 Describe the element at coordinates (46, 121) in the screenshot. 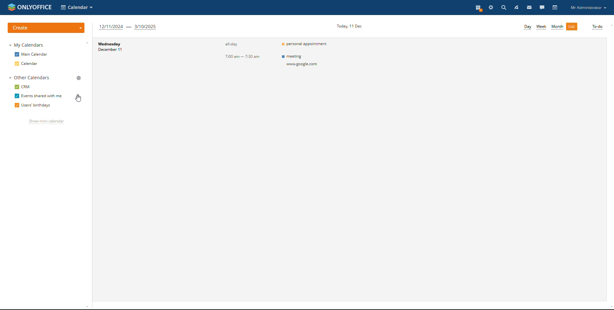

I see `show mini calendar` at that location.